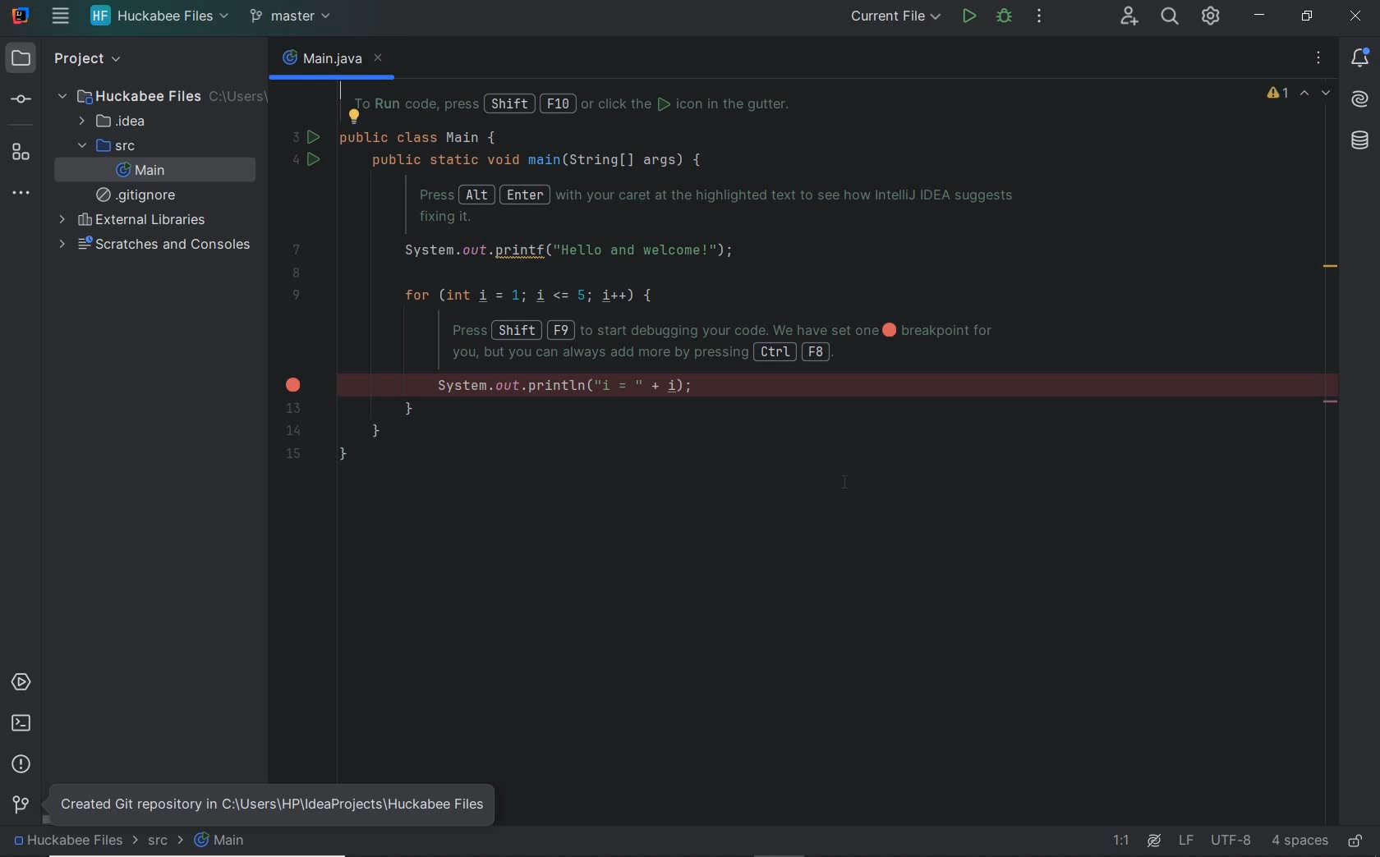 The width and height of the screenshot is (1380, 857). Describe the element at coordinates (1357, 16) in the screenshot. I see `CLOSE` at that location.